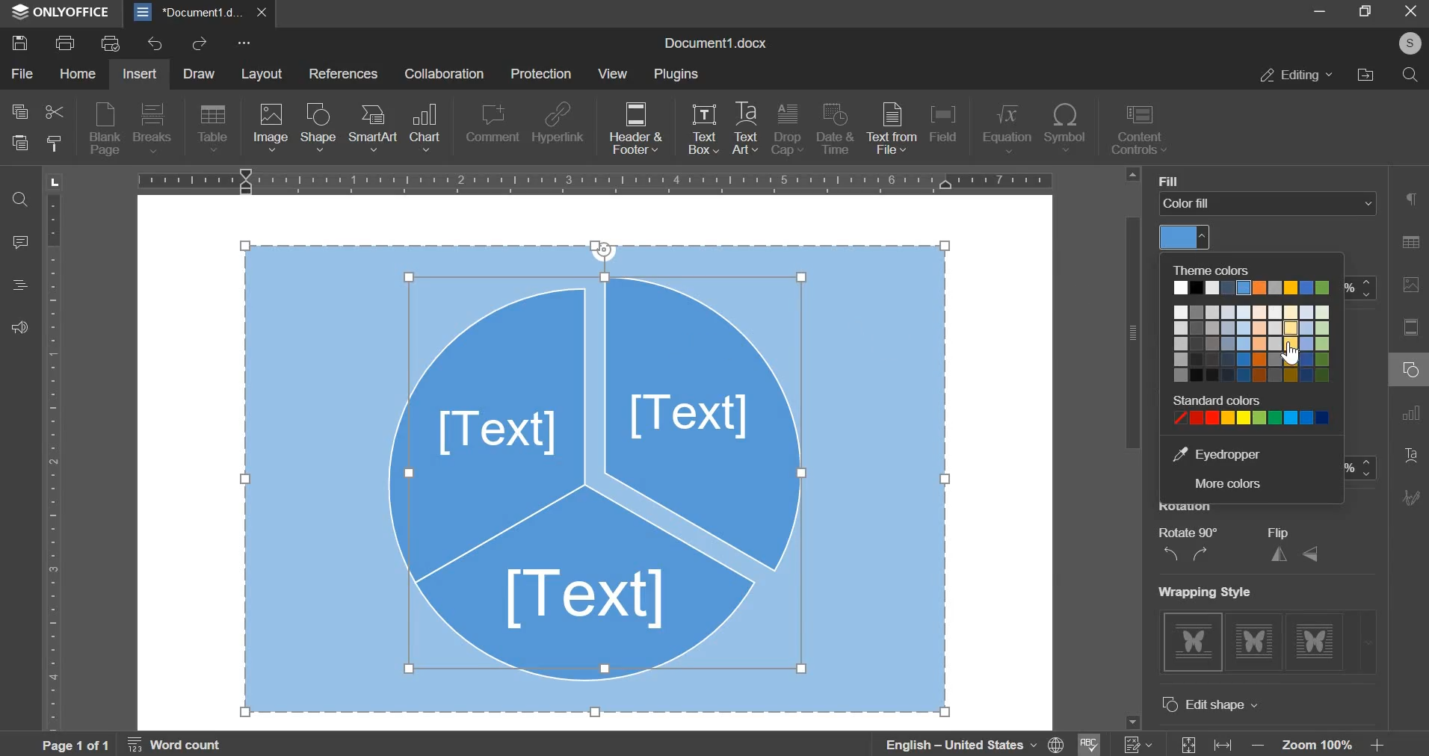 The image size is (1429, 756). I want to click on Right Side Bar, so click(1410, 356).